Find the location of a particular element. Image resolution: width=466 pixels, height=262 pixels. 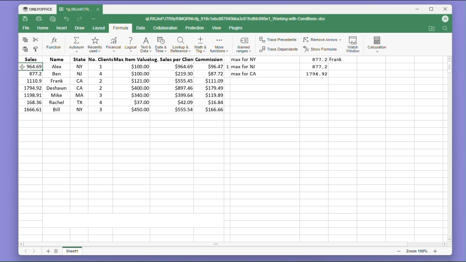

print file is located at coordinates (39, 19).